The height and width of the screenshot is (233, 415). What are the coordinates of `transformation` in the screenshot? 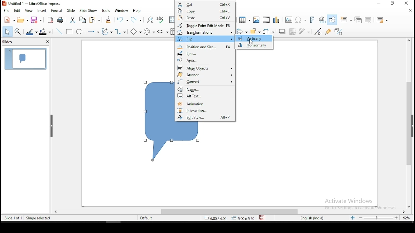 It's located at (204, 32).